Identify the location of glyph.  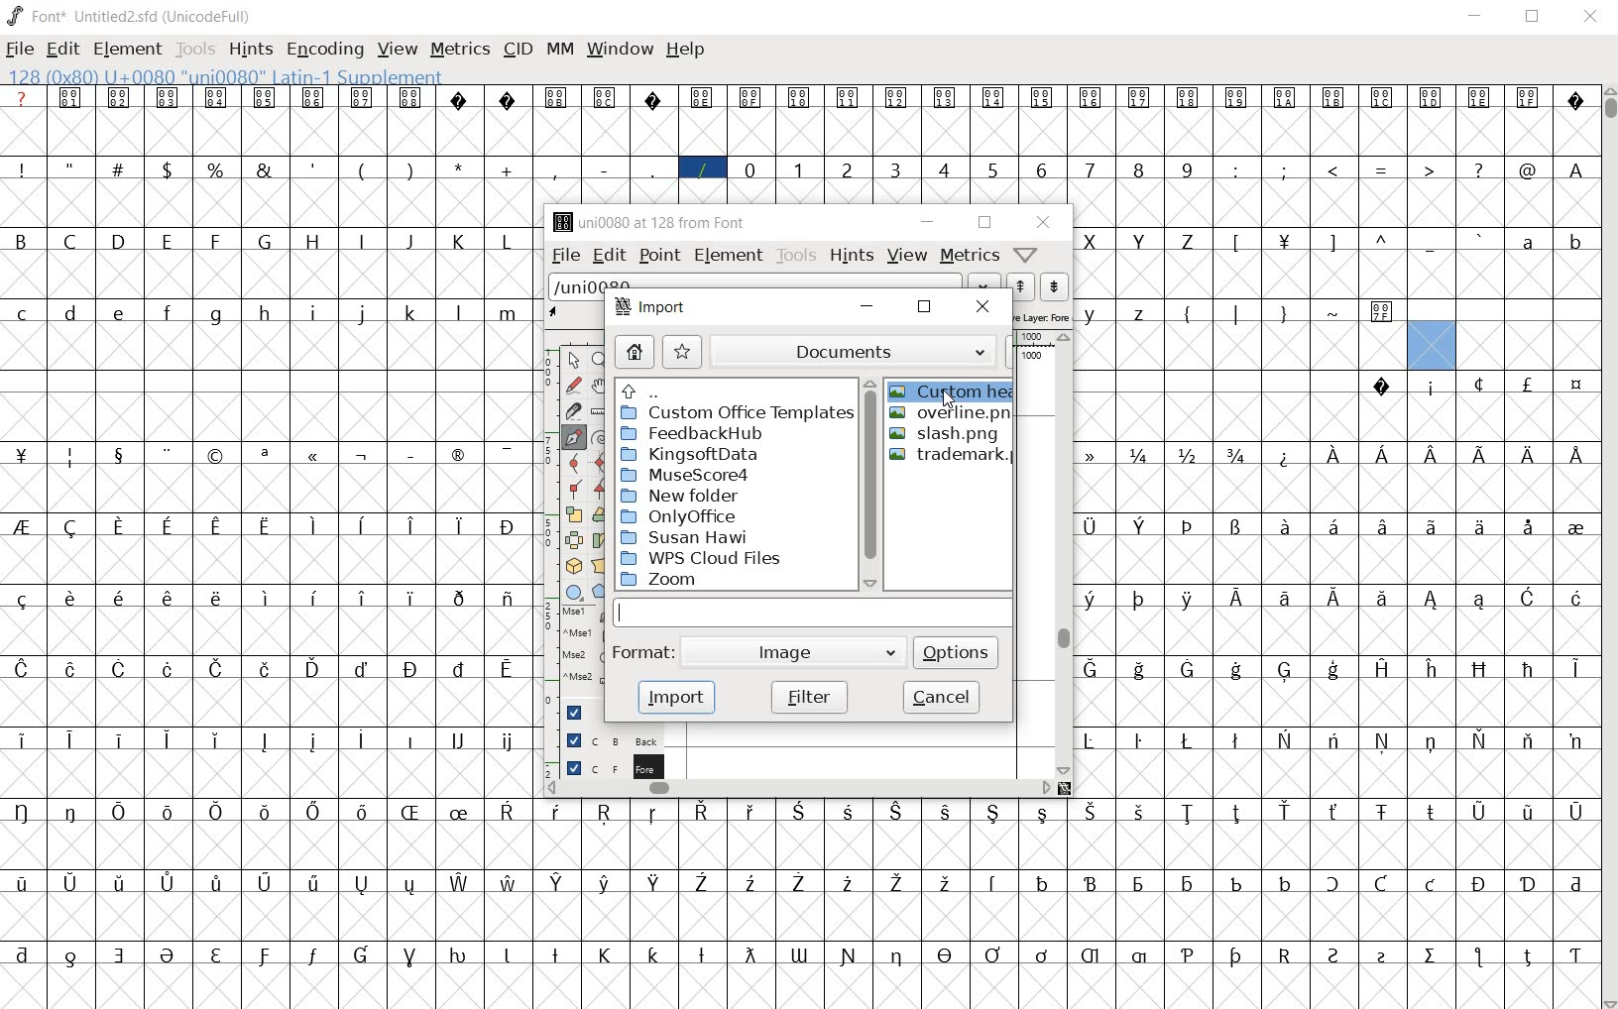
(506, 242).